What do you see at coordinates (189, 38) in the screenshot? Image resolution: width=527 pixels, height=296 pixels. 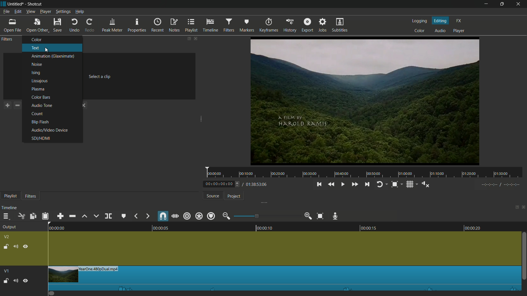 I see `change layout` at bounding box center [189, 38].